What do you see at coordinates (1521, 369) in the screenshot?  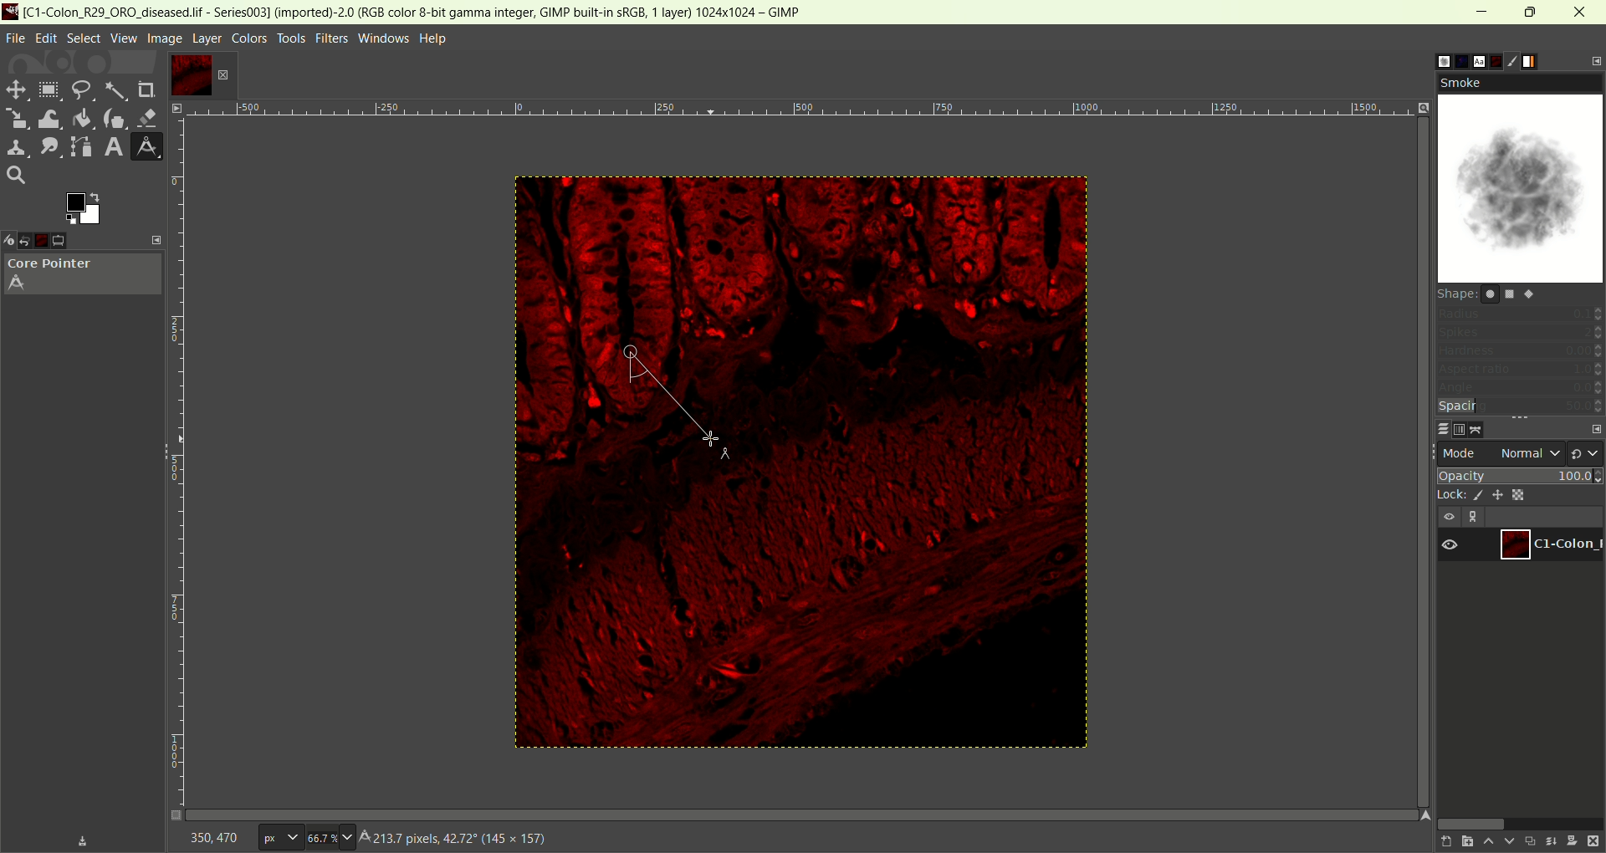 I see `aspect ratio` at bounding box center [1521, 369].